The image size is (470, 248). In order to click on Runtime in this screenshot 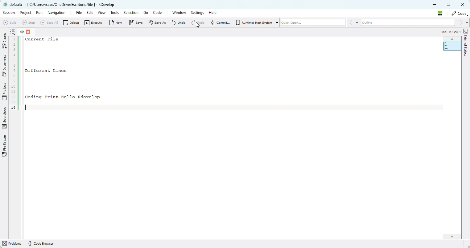, I will do `click(254, 23)`.